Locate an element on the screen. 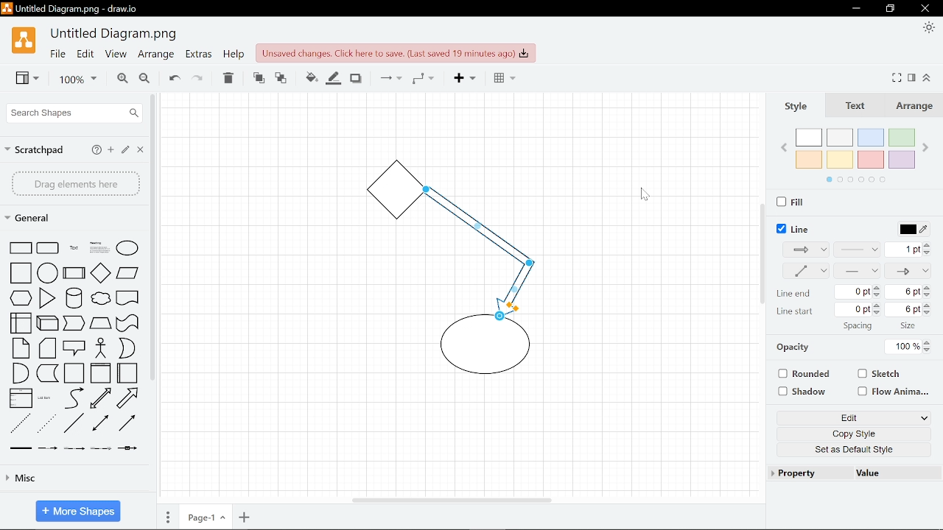  shape is located at coordinates (49, 272).